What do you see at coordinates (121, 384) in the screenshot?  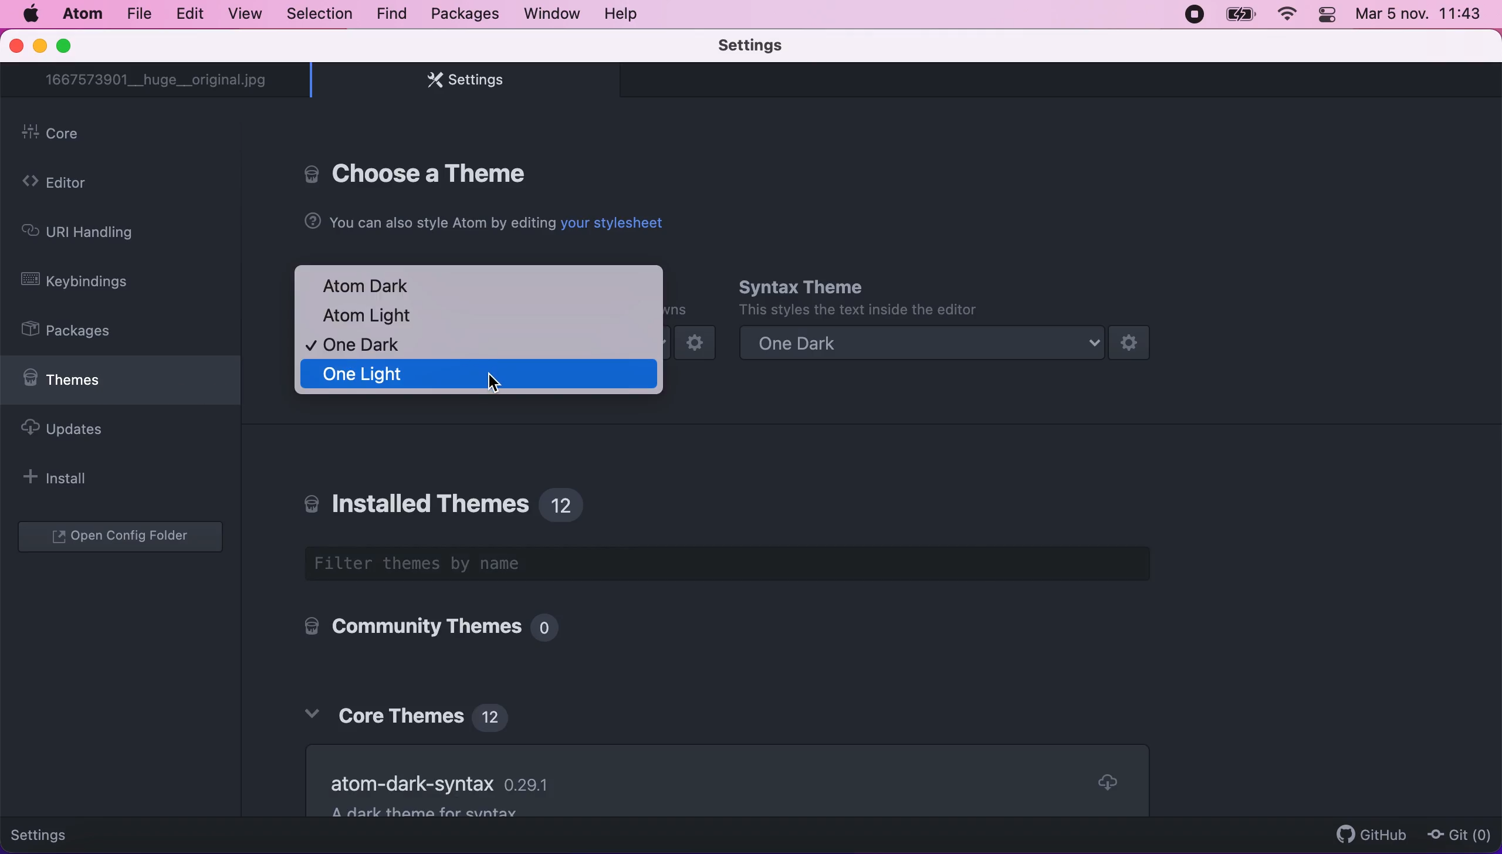 I see `themes` at bounding box center [121, 384].